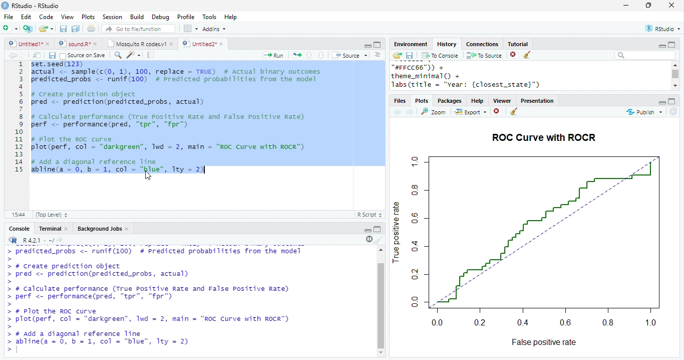 The image size is (684, 360). I want to click on sound.R, so click(75, 44).